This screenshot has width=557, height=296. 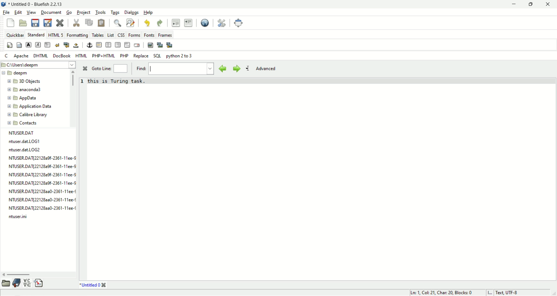 What do you see at coordinates (19, 274) in the screenshot?
I see `horizontal scroll bar` at bounding box center [19, 274].